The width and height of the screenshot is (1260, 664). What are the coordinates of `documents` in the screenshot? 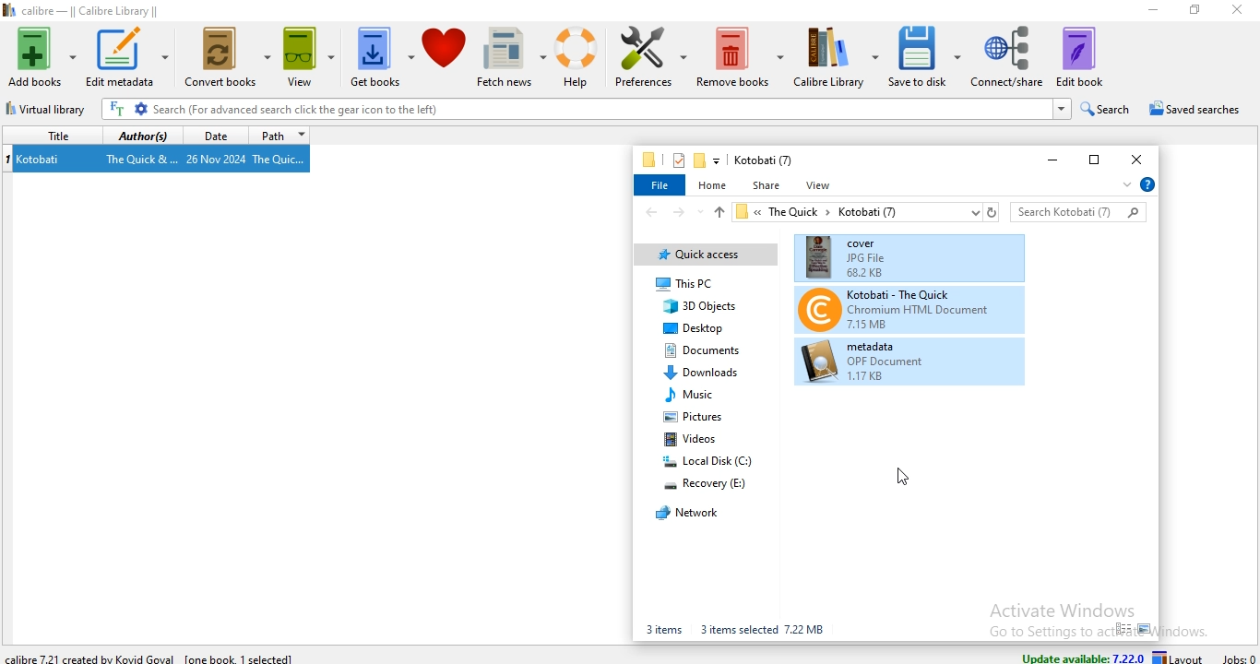 It's located at (700, 351).